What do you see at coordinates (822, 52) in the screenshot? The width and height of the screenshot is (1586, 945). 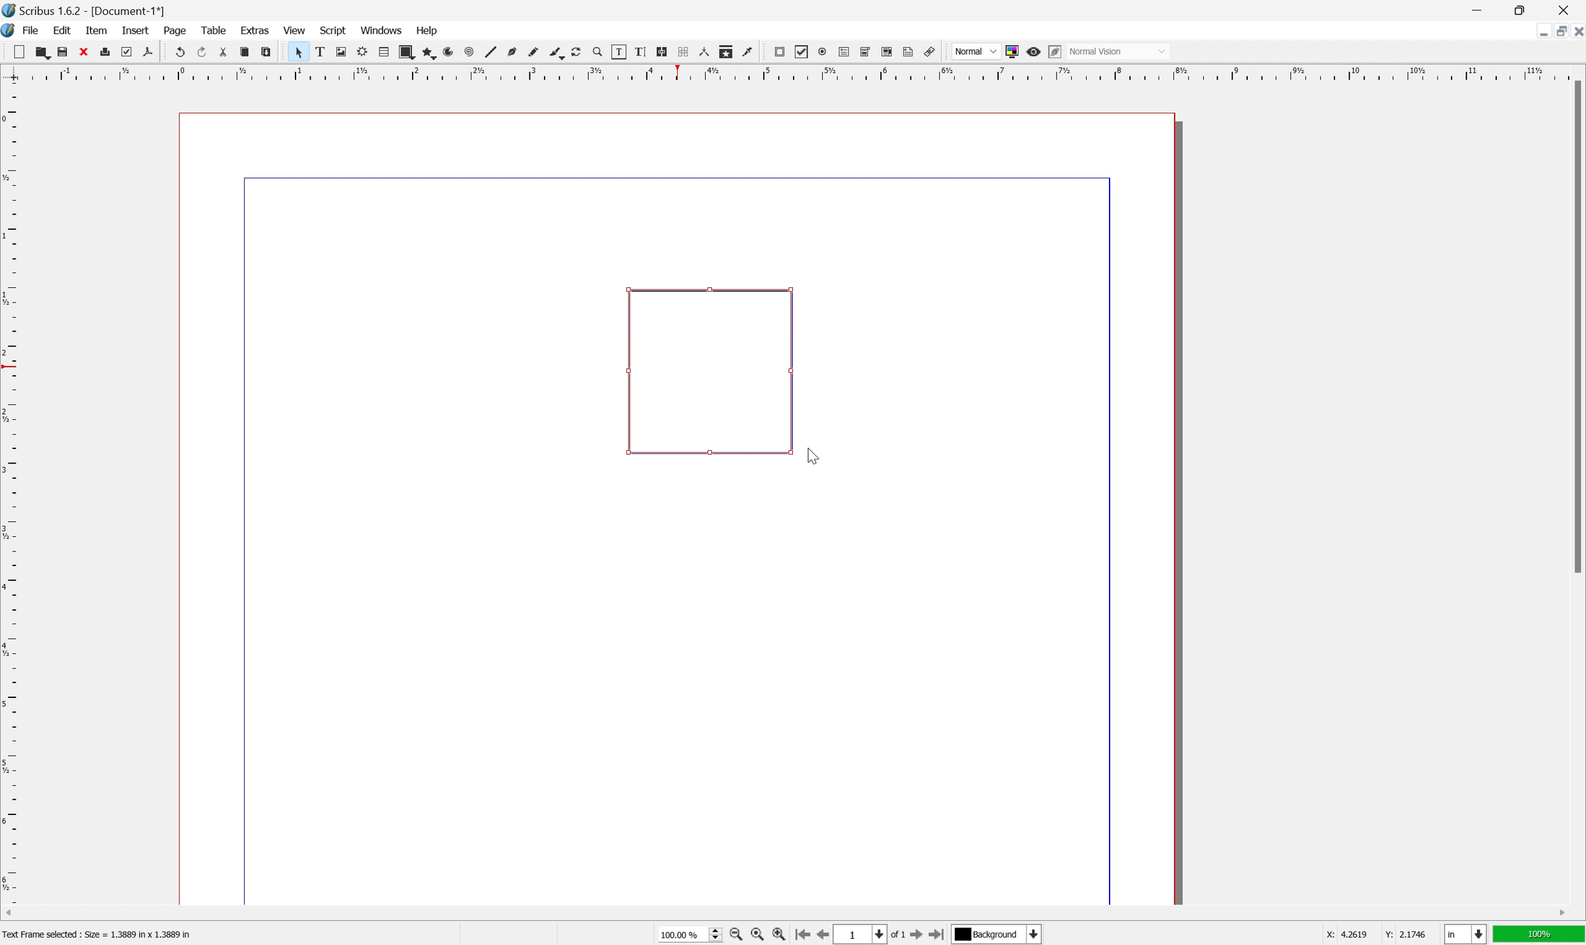 I see `pdf radio button` at bounding box center [822, 52].